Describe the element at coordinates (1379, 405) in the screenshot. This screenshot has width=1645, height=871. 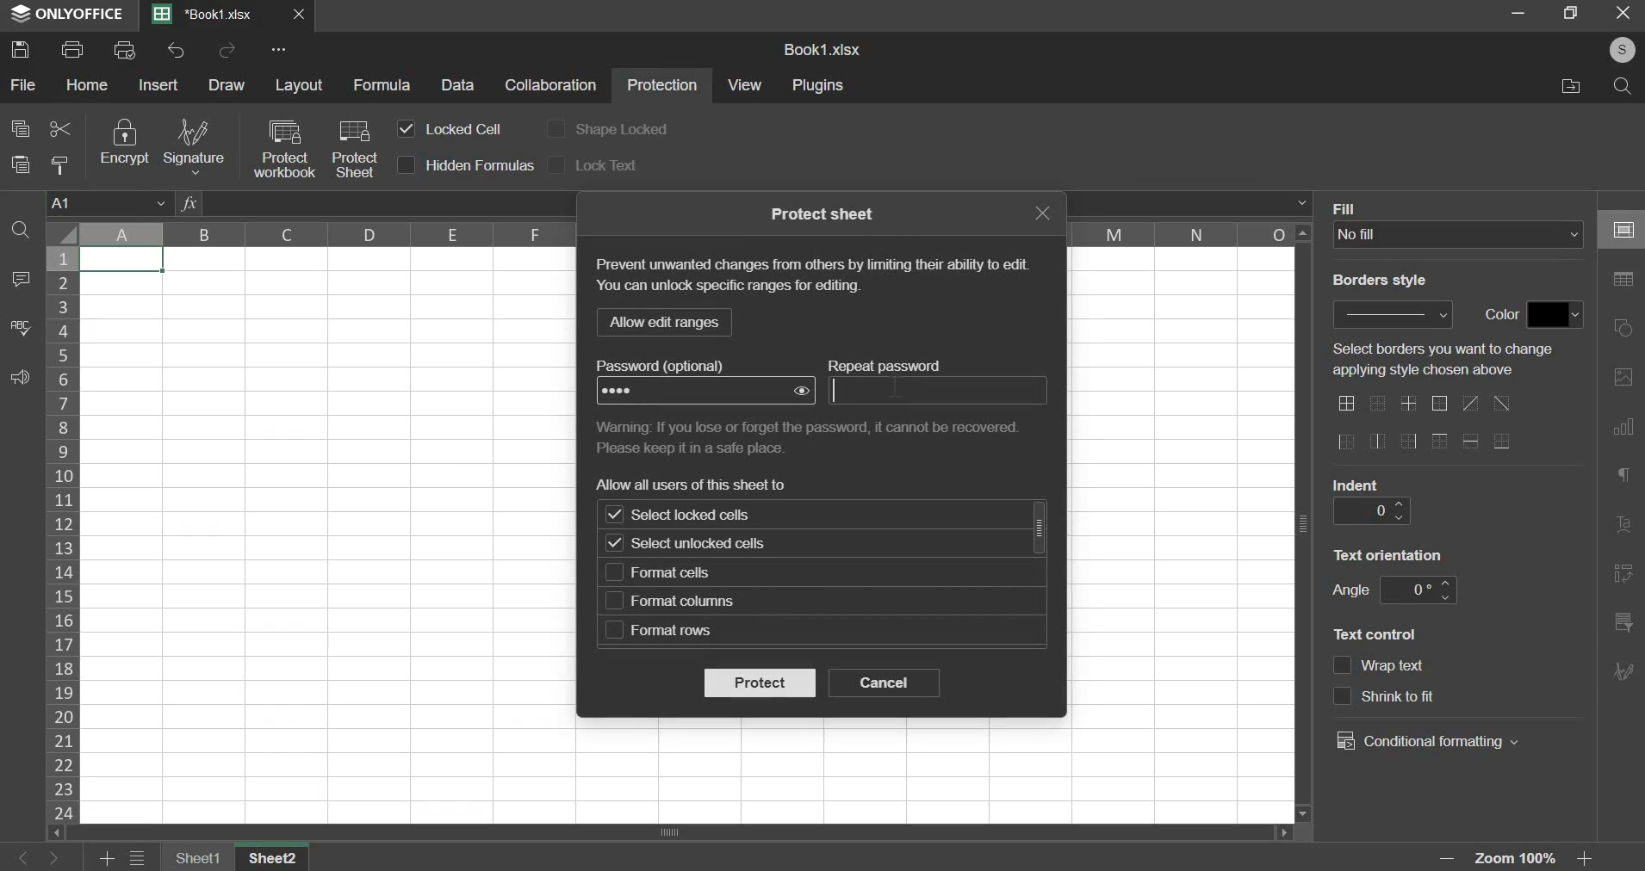
I see `border options` at that location.